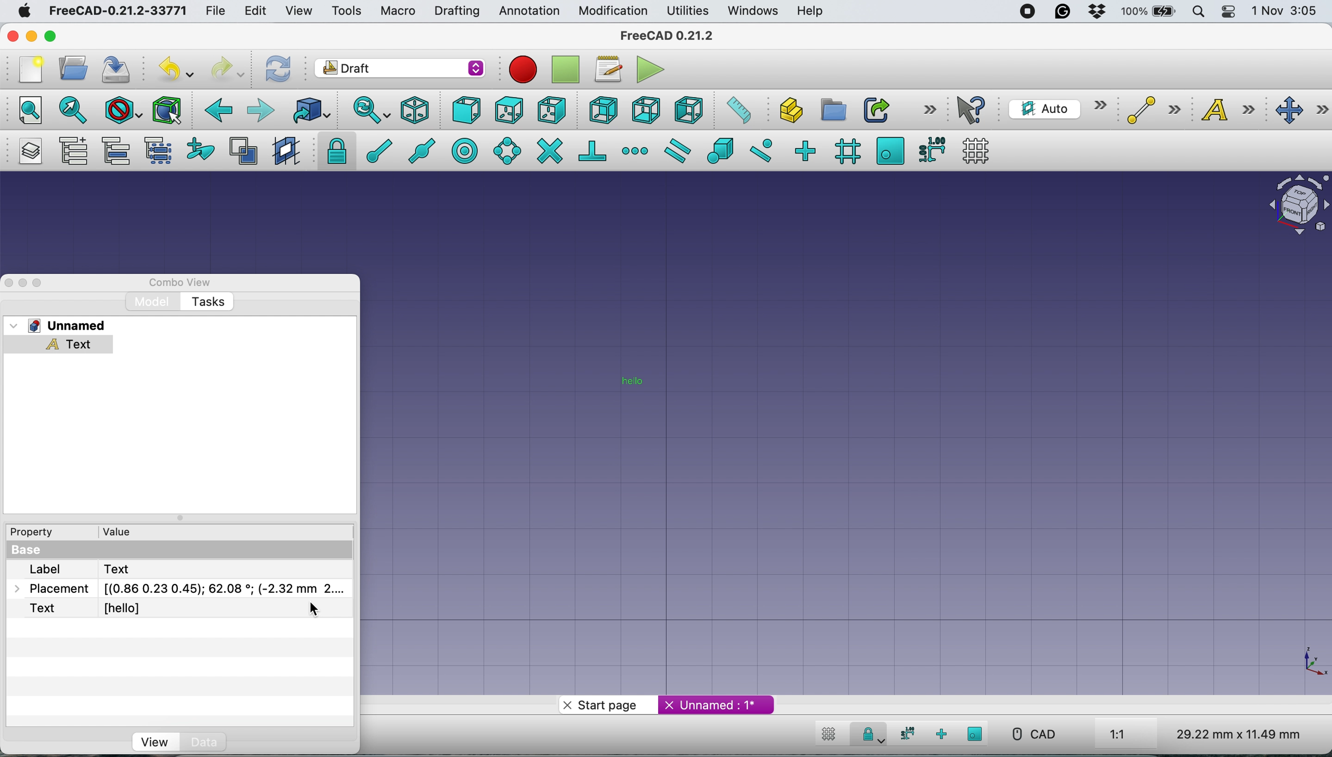 Image resolution: width=1332 pixels, height=757 pixels. Describe the element at coordinates (309, 110) in the screenshot. I see `go to linked object` at that location.